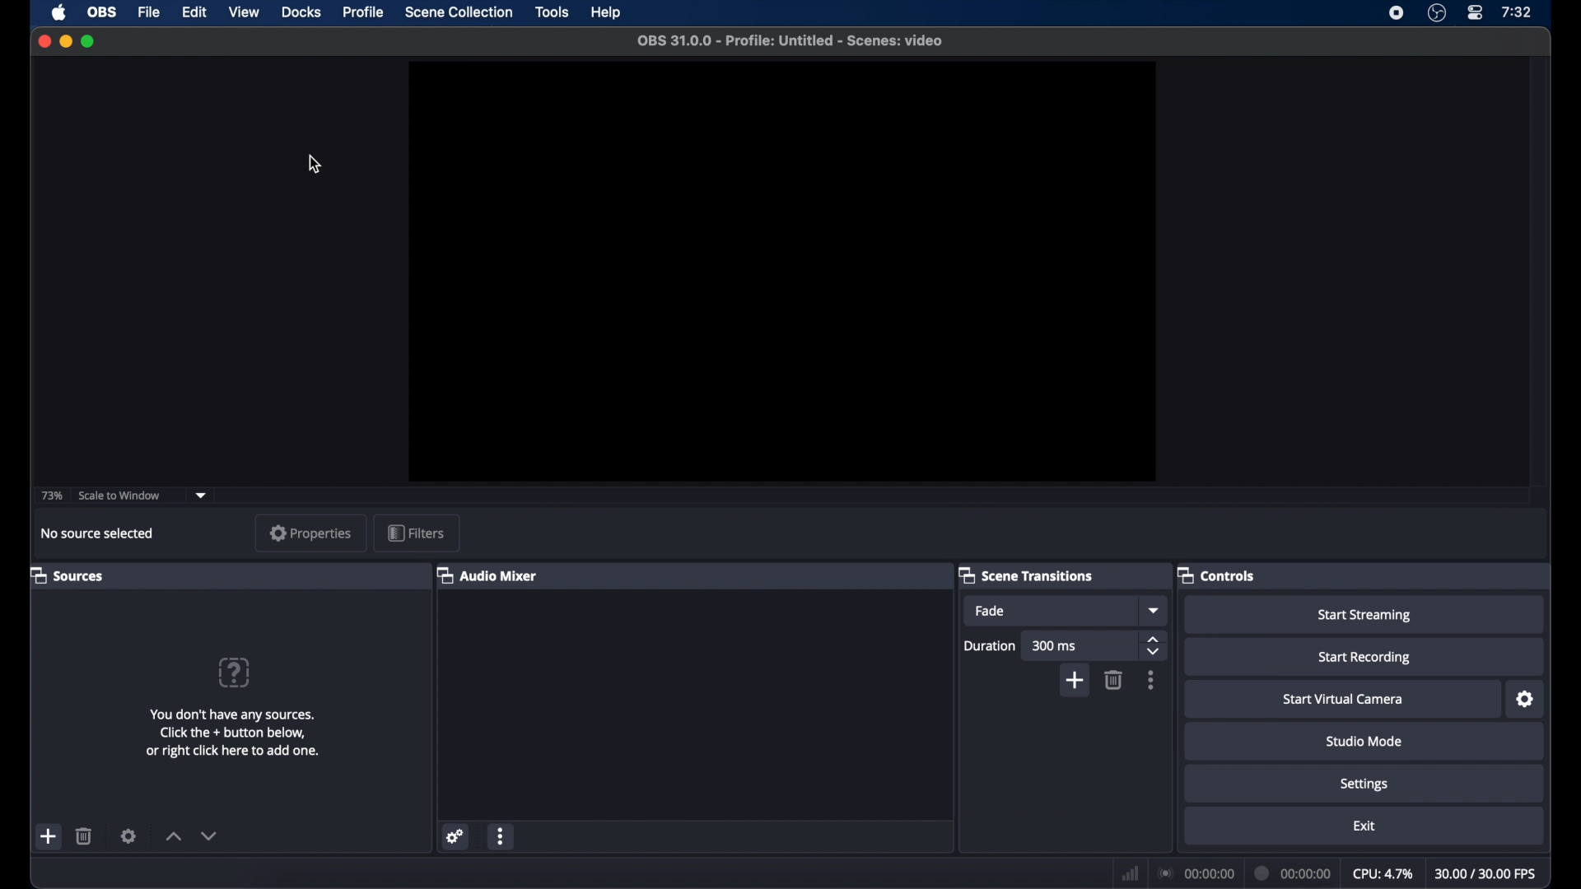 The height and width of the screenshot is (889, 1581). Describe the element at coordinates (244, 12) in the screenshot. I see `view` at that location.